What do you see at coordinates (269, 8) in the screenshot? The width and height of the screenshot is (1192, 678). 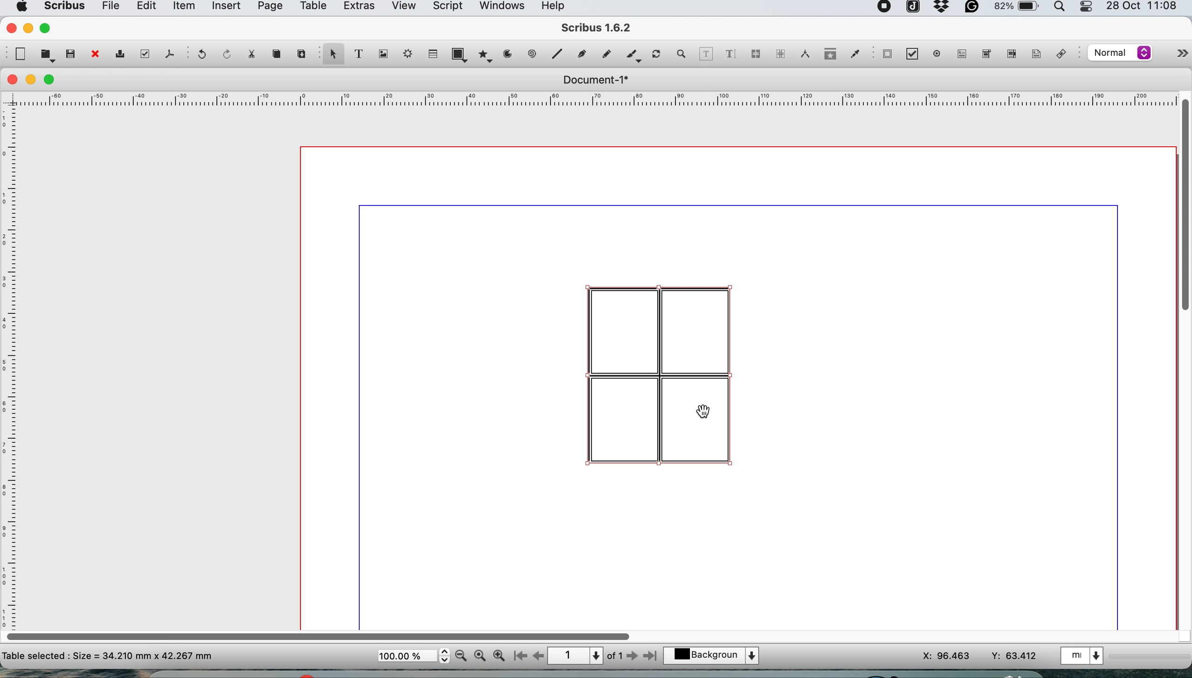 I see `page` at bounding box center [269, 8].